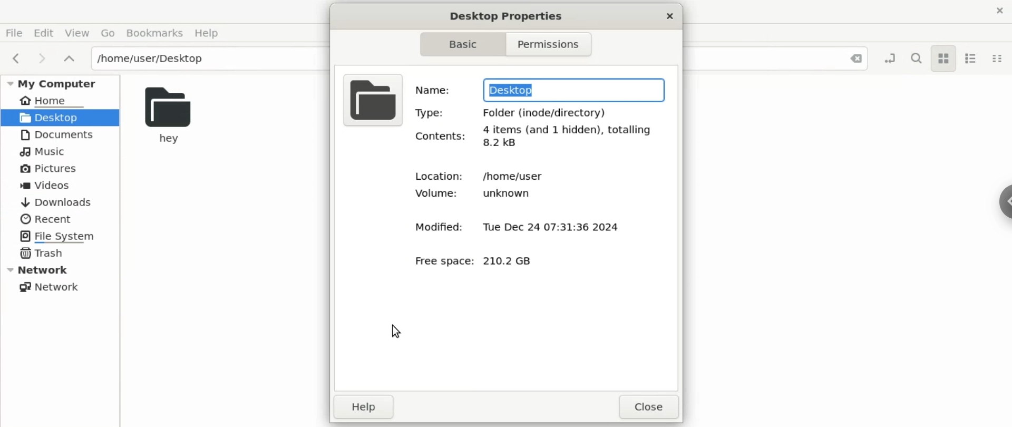 The image size is (1012, 427). Describe the element at coordinates (504, 16) in the screenshot. I see `desktop properties` at that location.